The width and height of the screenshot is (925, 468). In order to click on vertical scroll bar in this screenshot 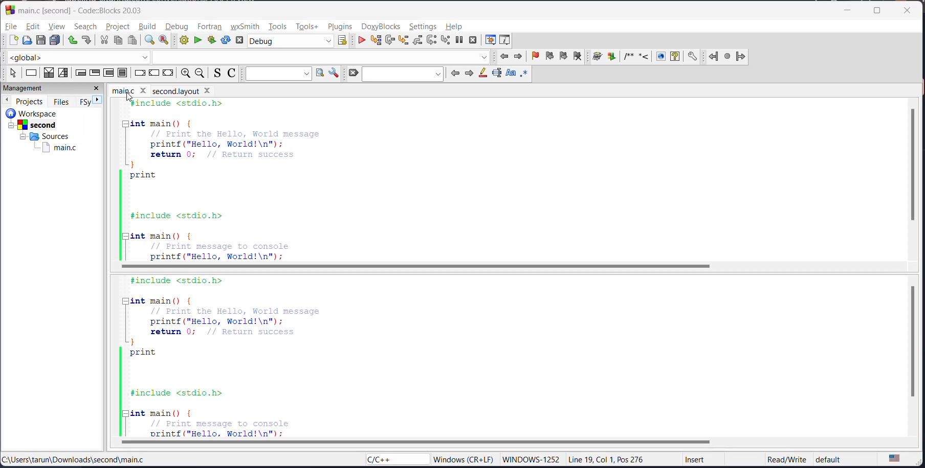, I will do `click(914, 341)`.